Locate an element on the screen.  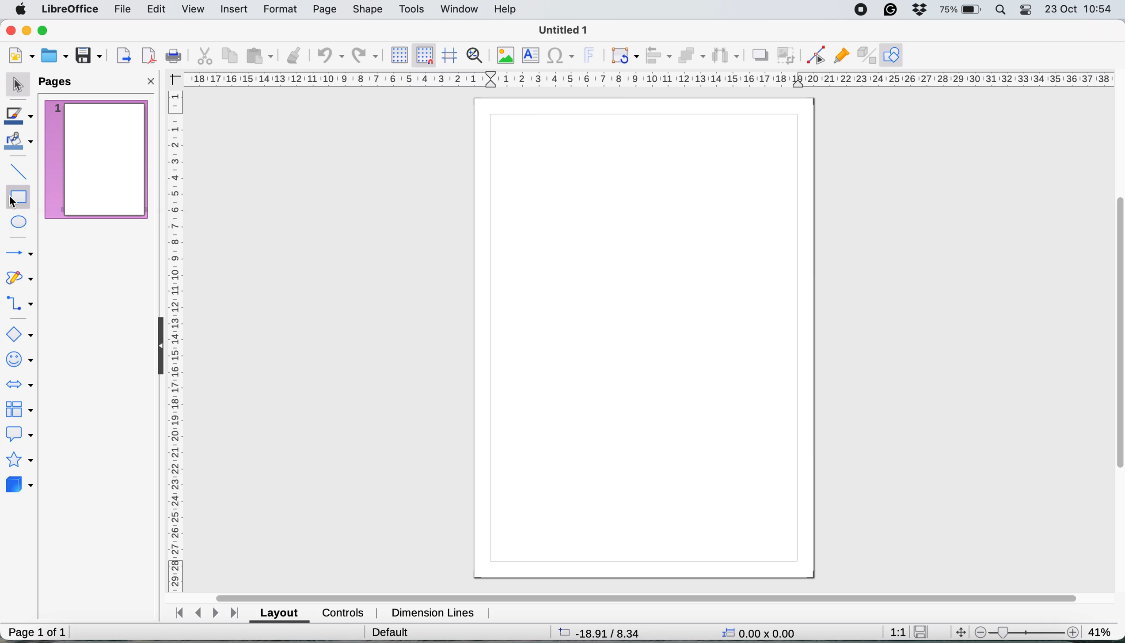
save is located at coordinates (924, 631).